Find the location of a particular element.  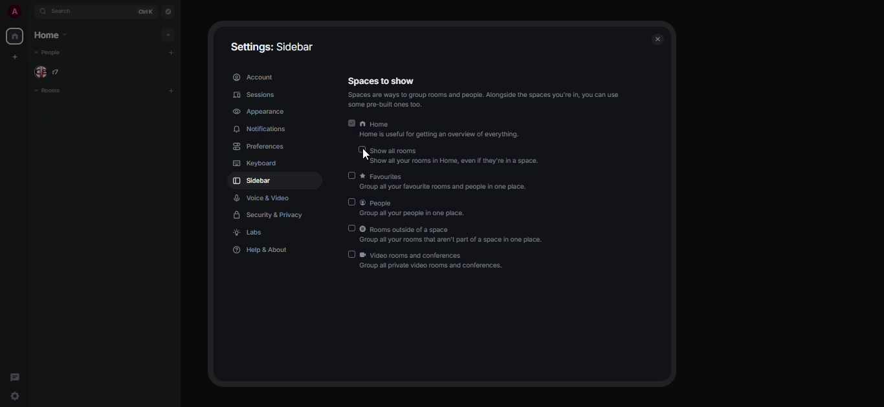

people is located at coordinates (415, 208).